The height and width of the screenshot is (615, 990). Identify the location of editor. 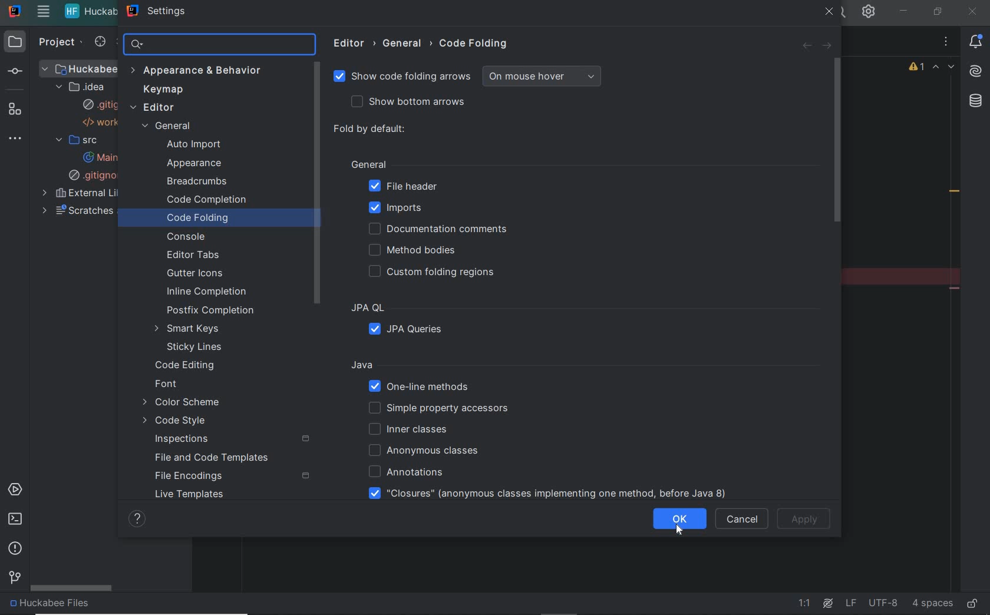
(354, 44).